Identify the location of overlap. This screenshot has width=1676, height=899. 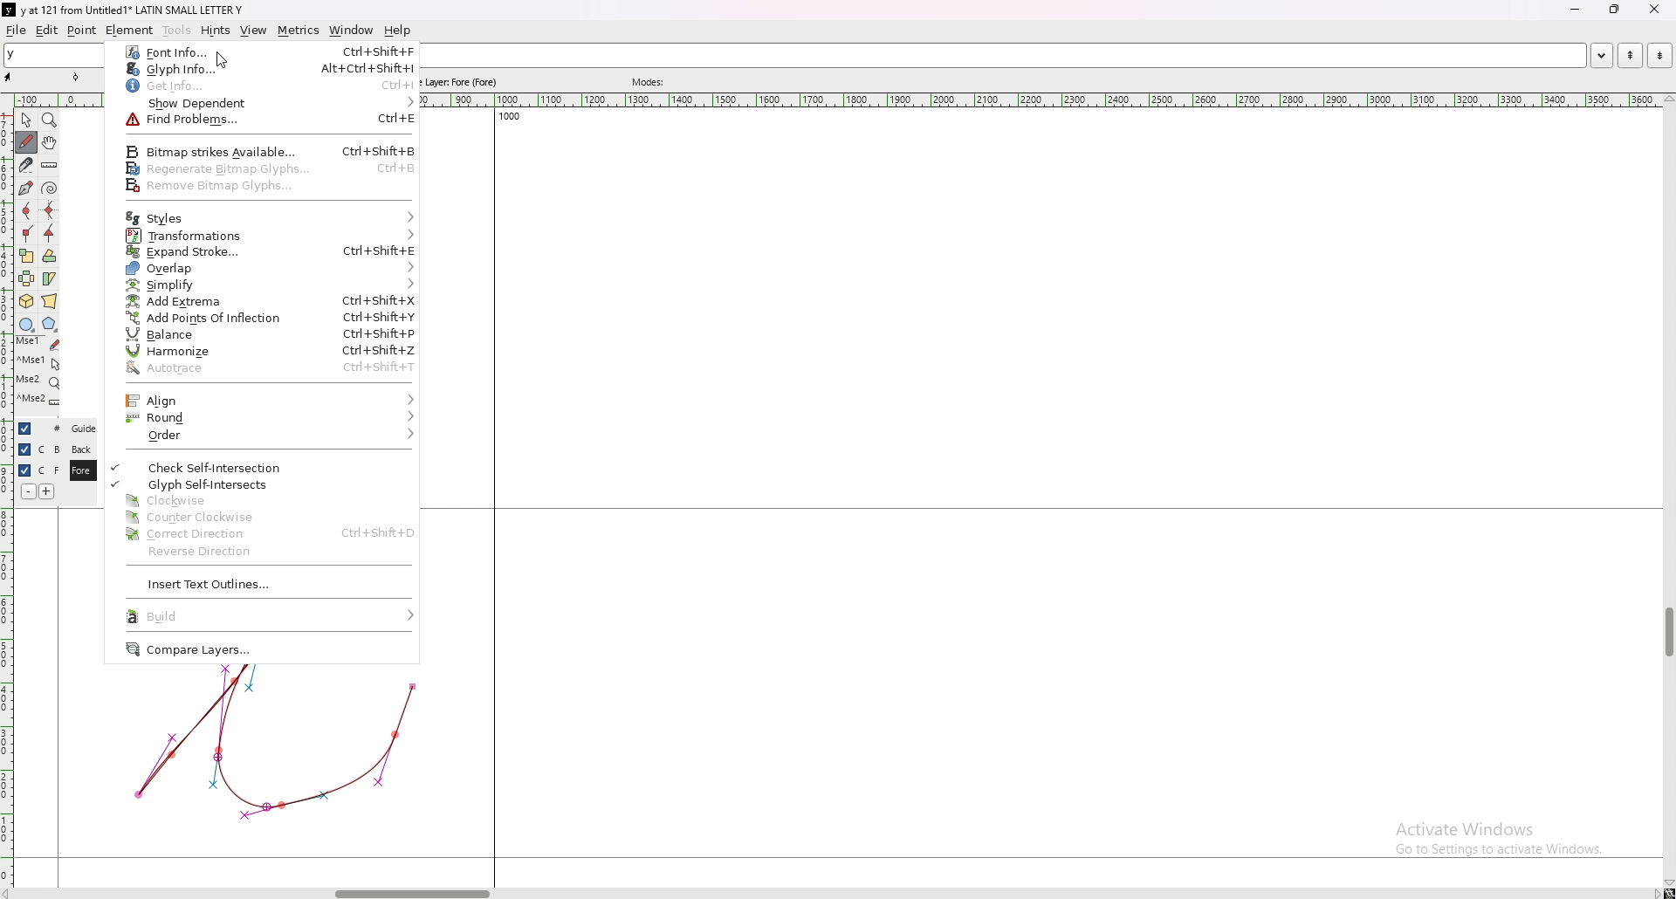
(261, 267).